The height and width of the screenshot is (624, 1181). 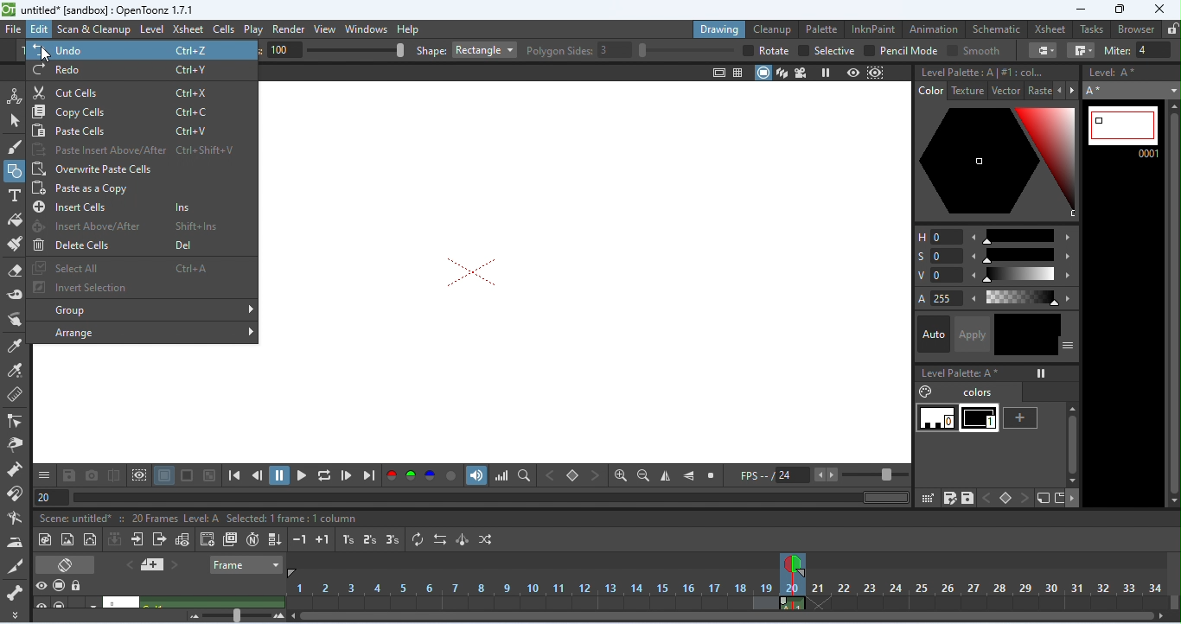 What do you see at coordinates (51, 495) in the screenshot?
I see `frame` at bounding box center [51, 495].